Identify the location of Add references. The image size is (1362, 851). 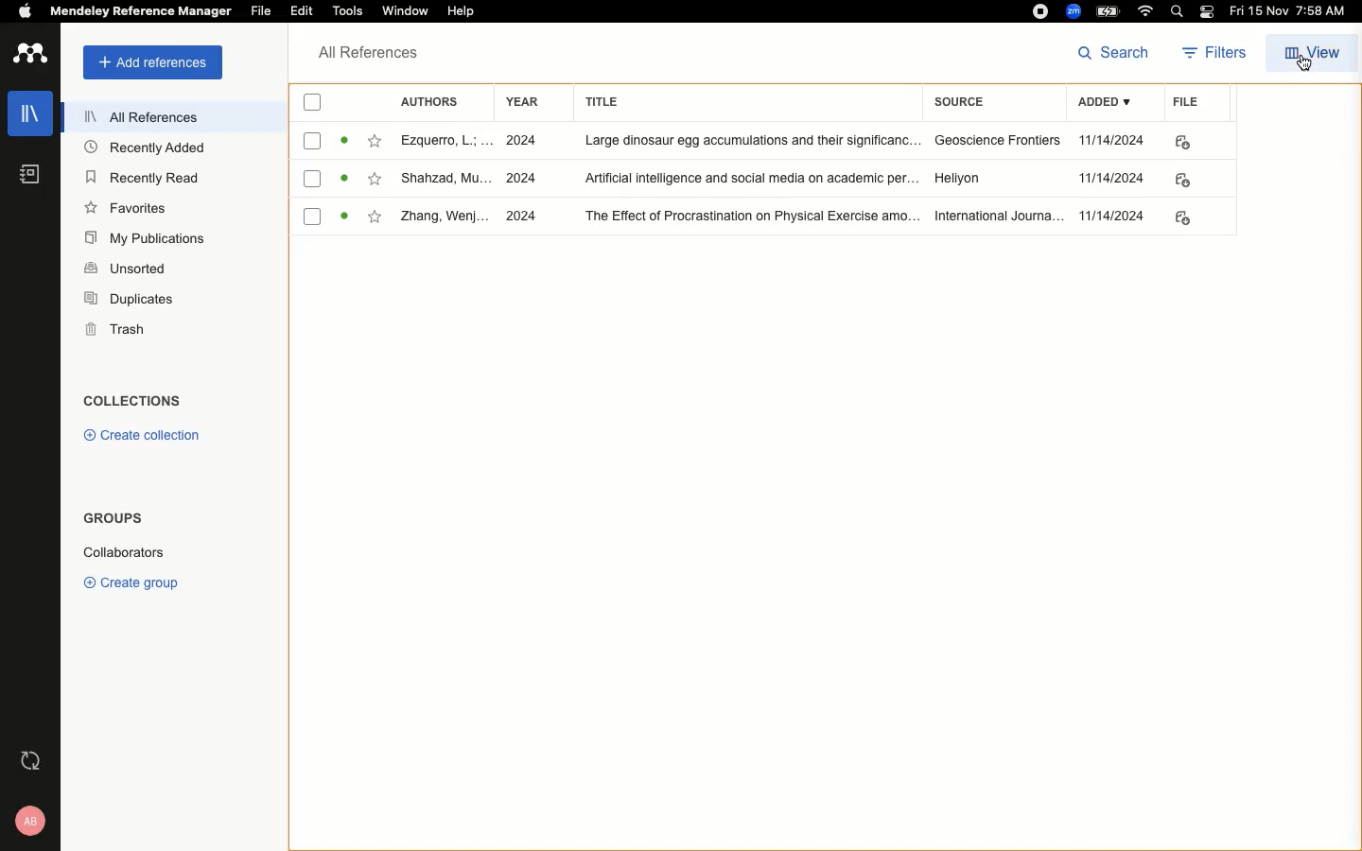
(147, 63).